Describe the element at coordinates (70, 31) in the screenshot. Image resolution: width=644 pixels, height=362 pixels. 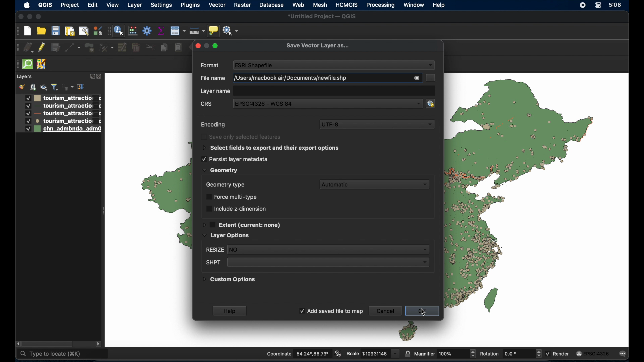
I see `print layout` at that location.